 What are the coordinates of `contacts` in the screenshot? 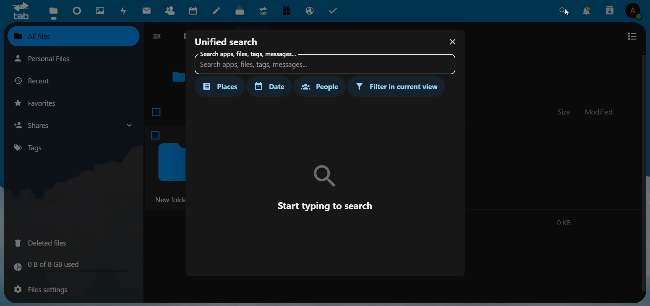 It's located at (172, 12).